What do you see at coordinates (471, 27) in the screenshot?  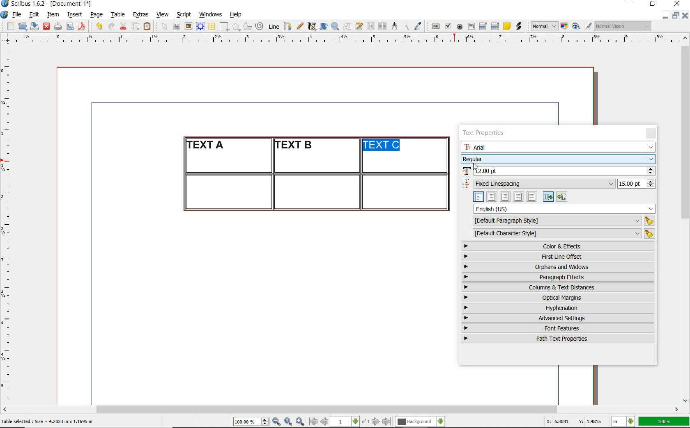 I see `pdf text field` at bounding box center [471, 27].